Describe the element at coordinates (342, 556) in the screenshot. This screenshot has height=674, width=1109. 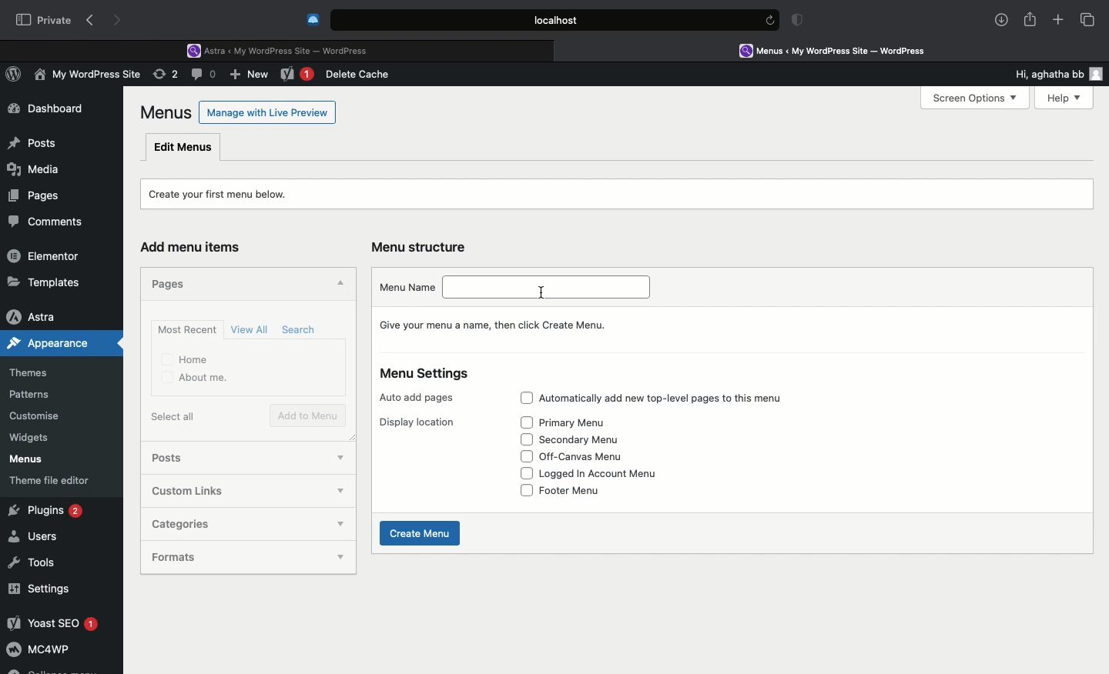
I see `Show` at that location.